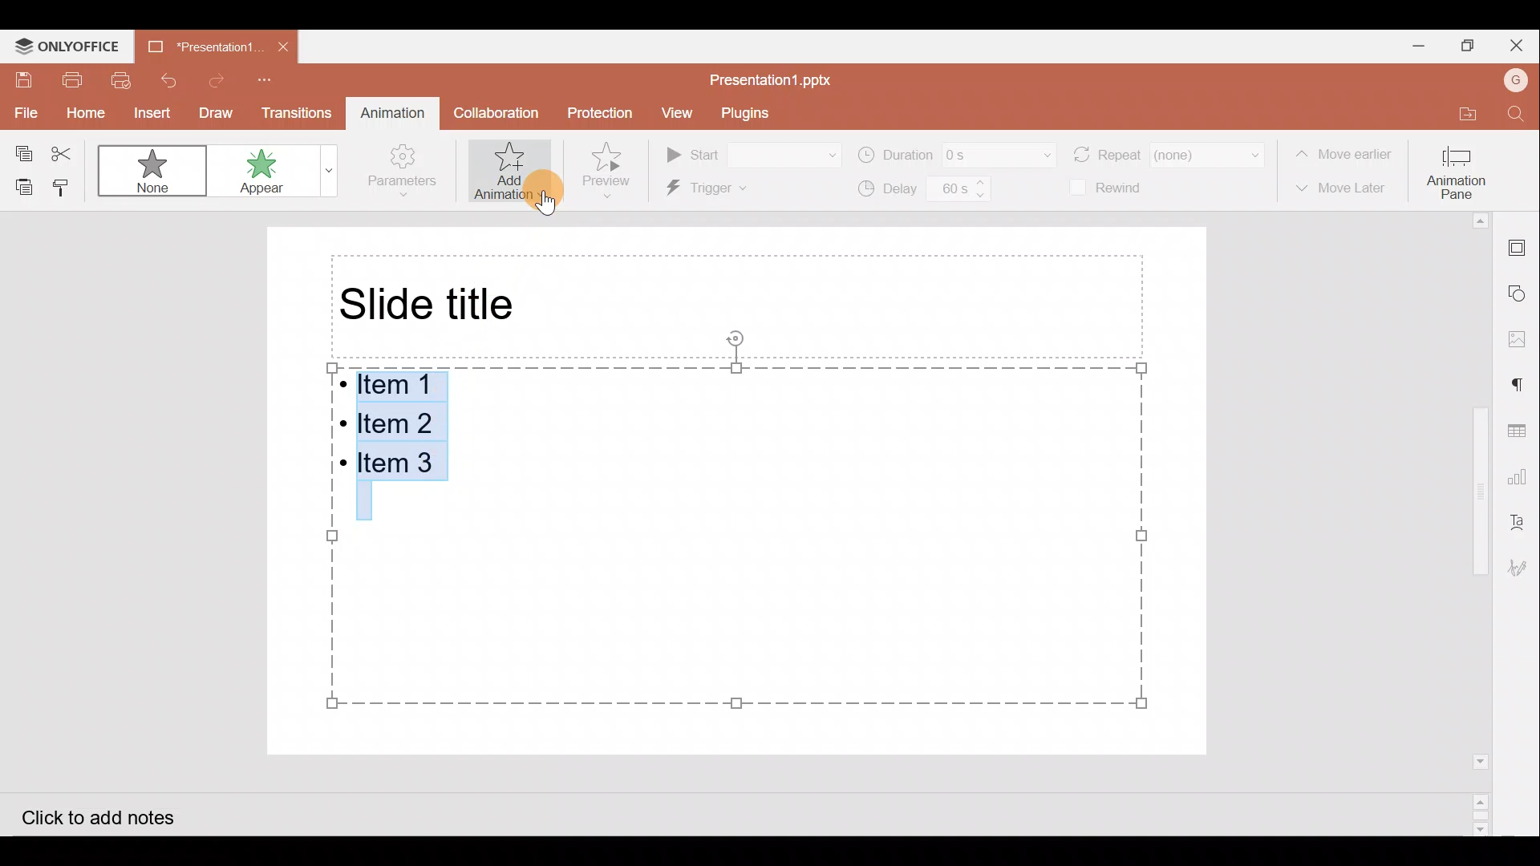 The height and width of the screenshot is (866, 1540). What do you see at coordinates (77, 110) in the screenshot?
I see `Home` at bounding box center [77, 110].